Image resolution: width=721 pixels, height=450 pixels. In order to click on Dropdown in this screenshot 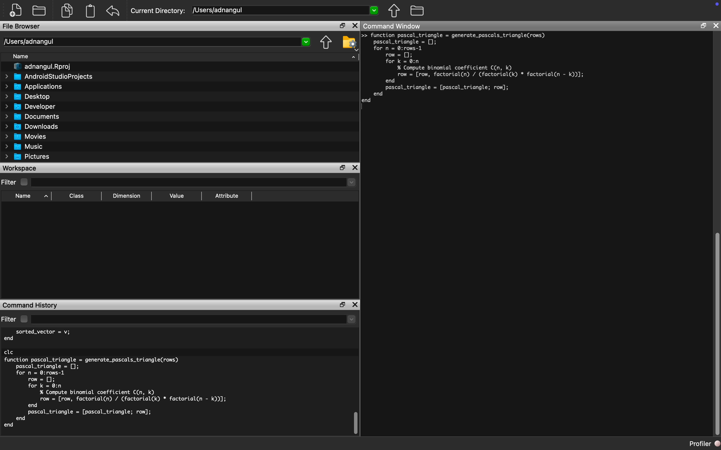, I will do `click(193, 182)`.